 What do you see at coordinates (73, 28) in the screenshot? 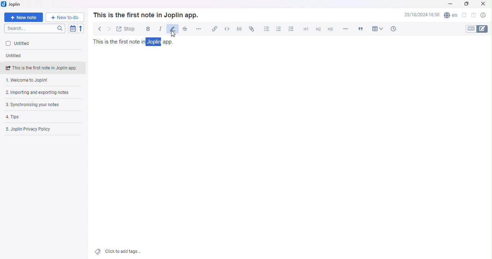
I see `Toggle sort order field` at bounding box center [73, 28].